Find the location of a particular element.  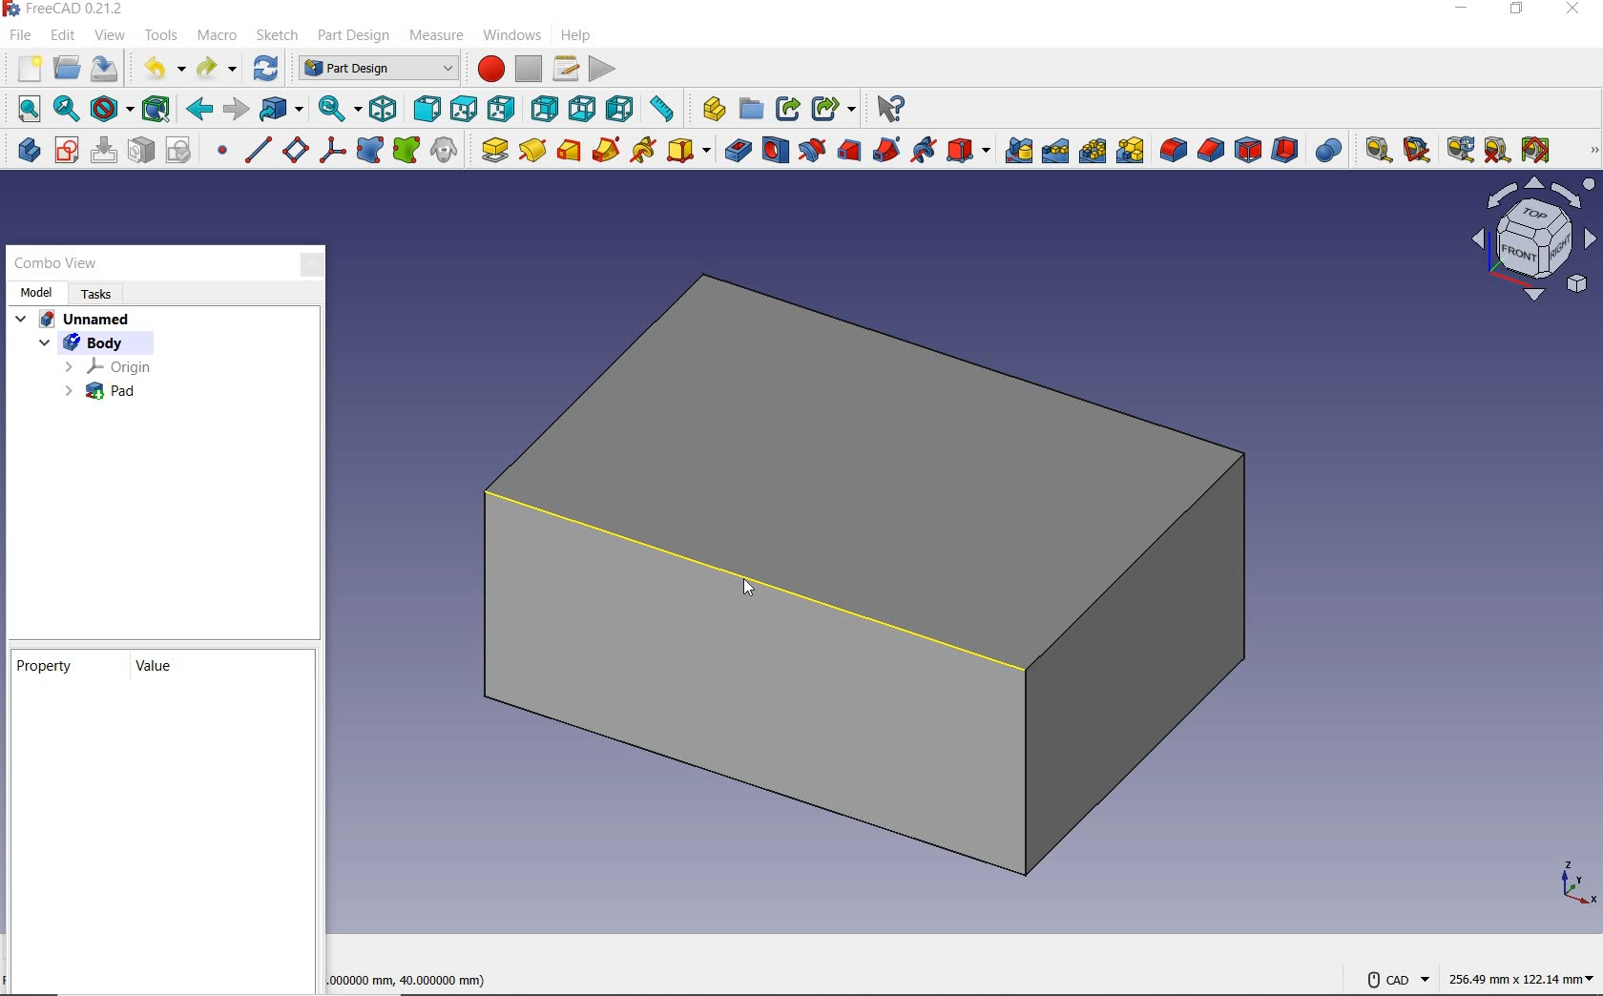

view is located at coordinates (110, 35).